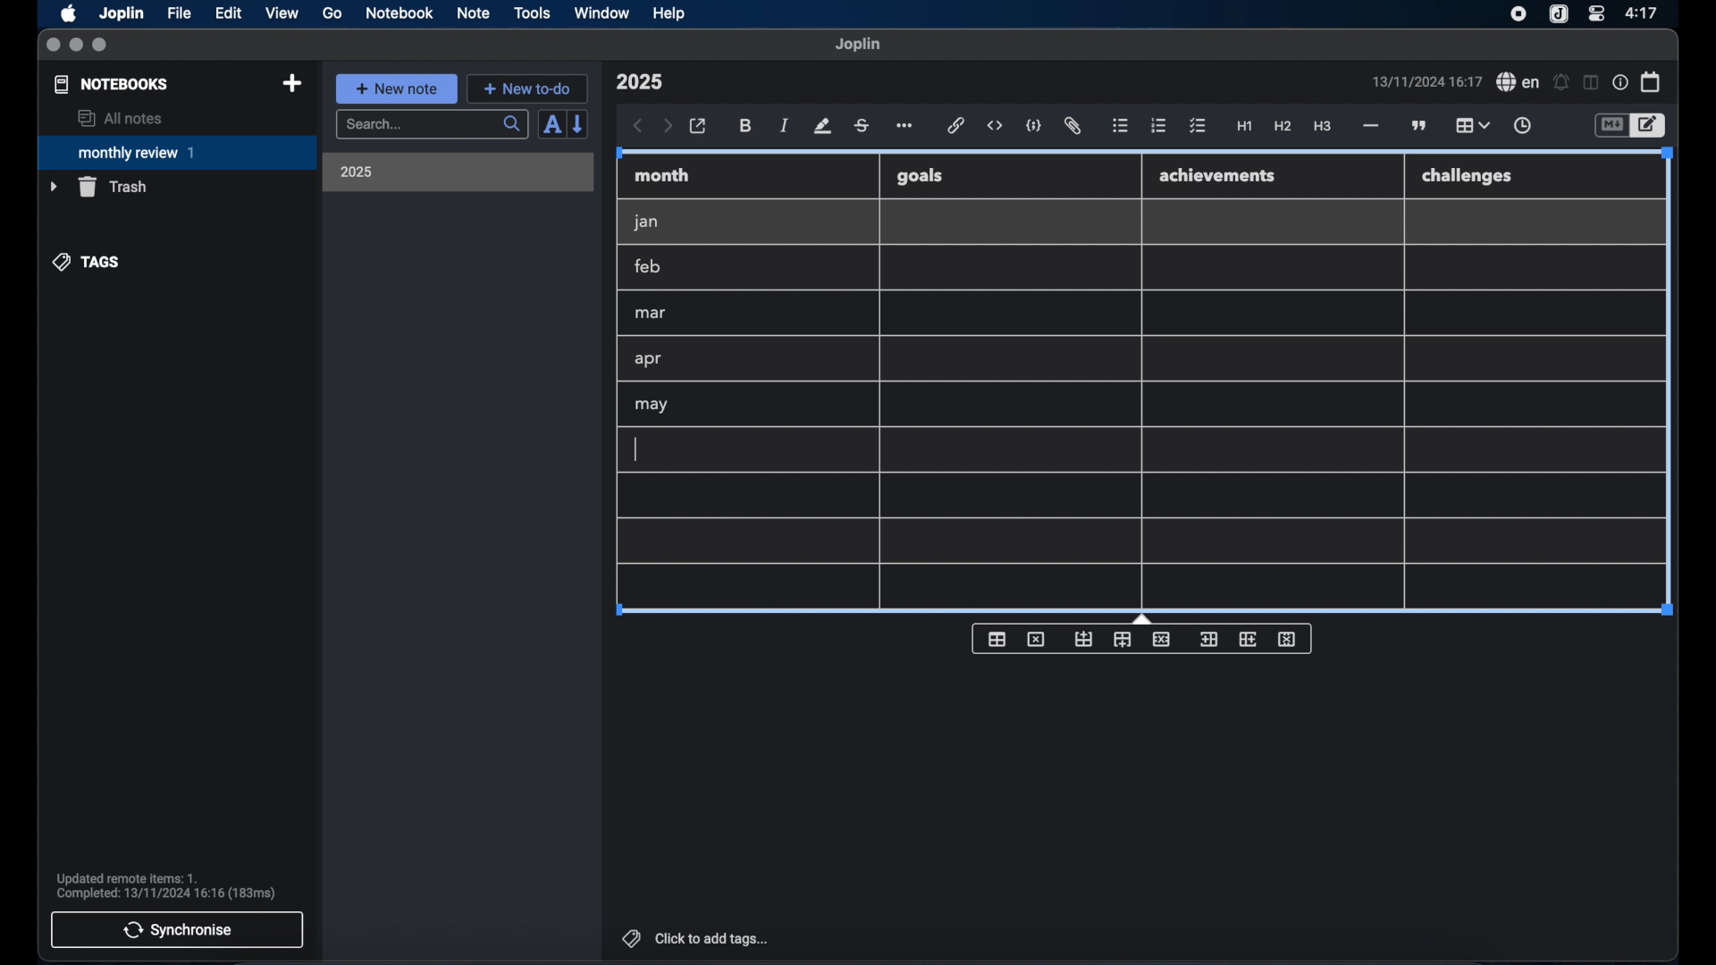 The width and height of the screenshot is (1716, 965). I want to click on maximize, so click(101, 46).